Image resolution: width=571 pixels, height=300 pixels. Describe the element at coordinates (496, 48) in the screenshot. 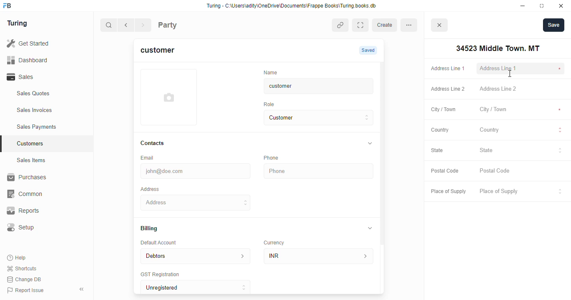

I see `34523 Middle Town. MT` at that location.